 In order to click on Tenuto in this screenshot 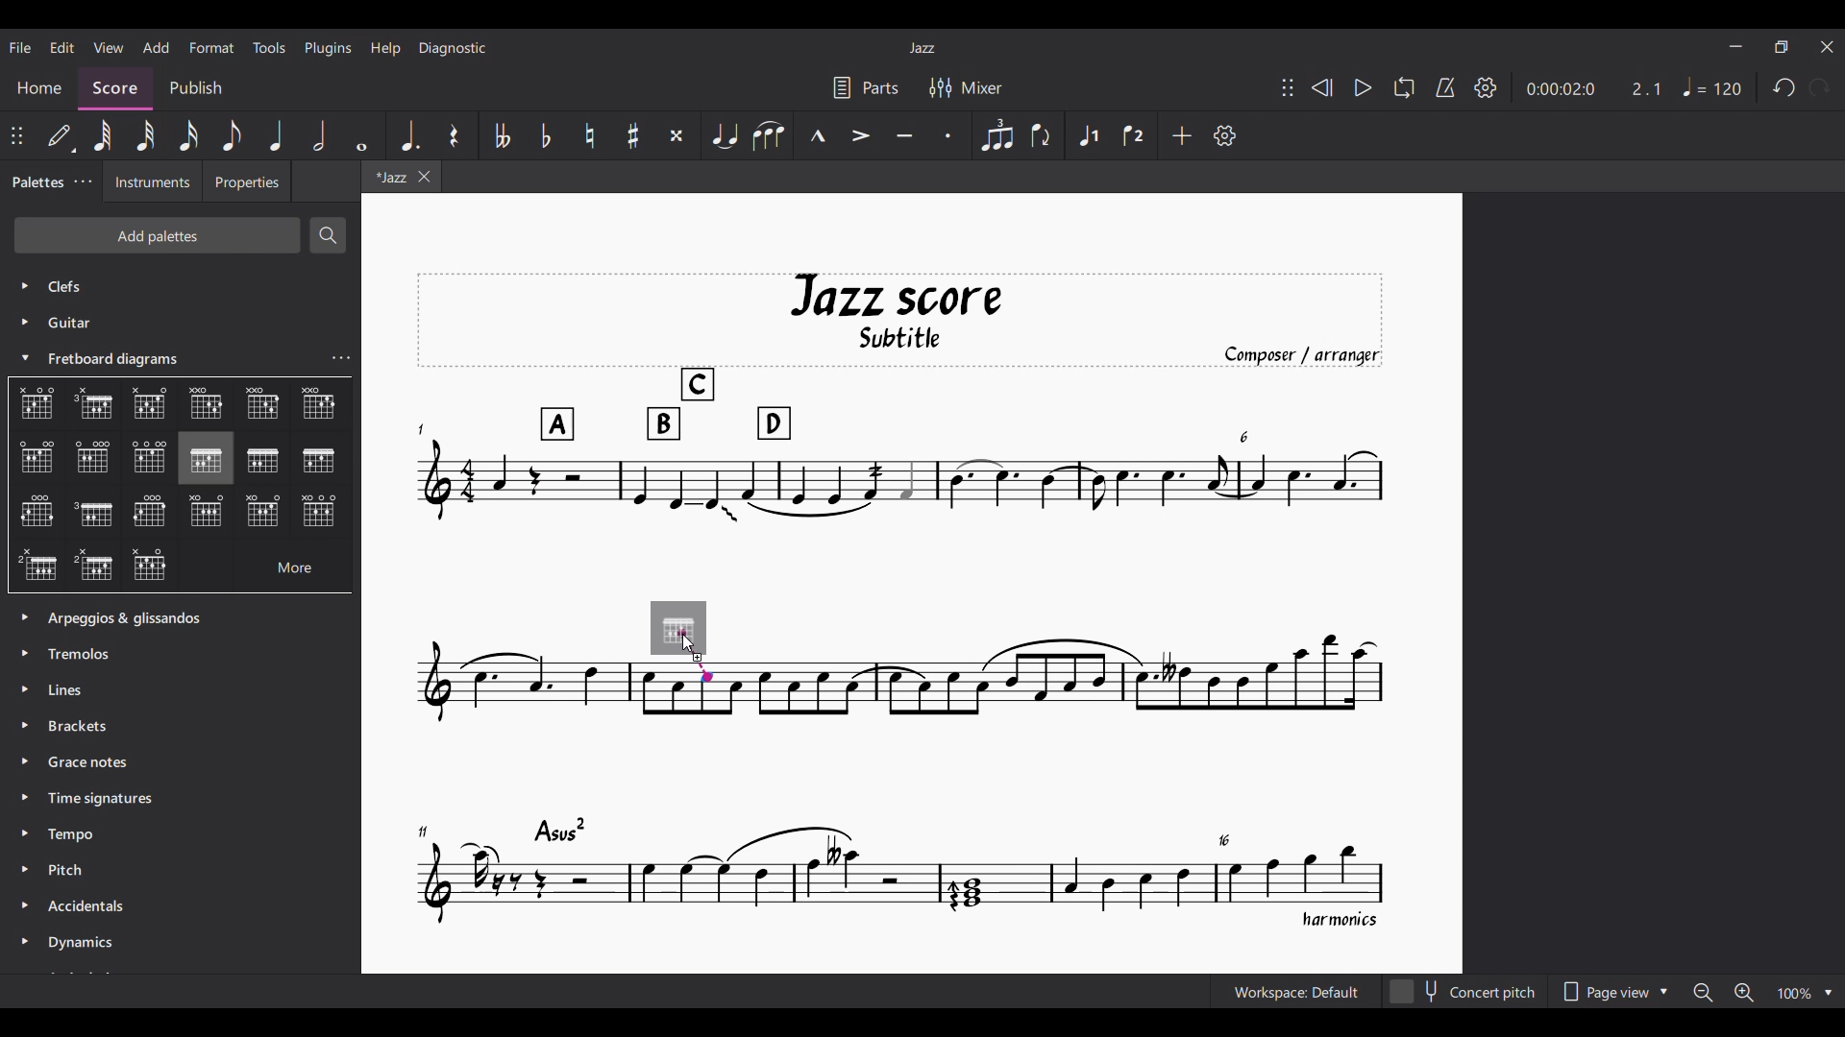, I will do `click(905, 136)`.